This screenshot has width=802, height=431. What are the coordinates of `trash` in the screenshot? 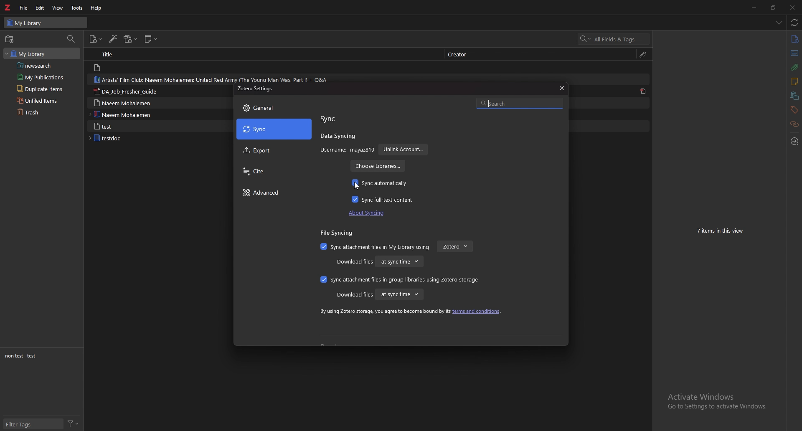 It's located at (45, 112).